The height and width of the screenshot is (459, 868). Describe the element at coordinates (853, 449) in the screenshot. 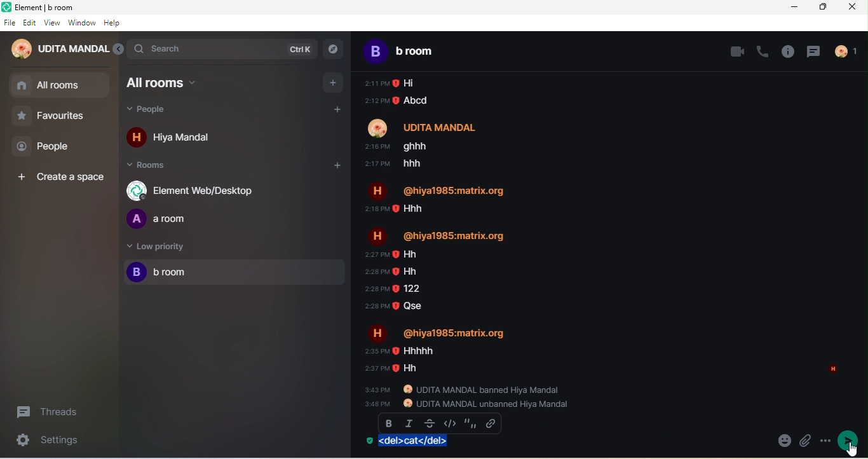

I see `cursor movement` at that location.